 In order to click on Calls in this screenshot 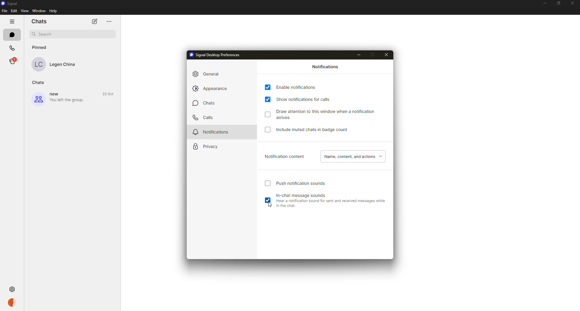, I will do `click(12, 48)`.